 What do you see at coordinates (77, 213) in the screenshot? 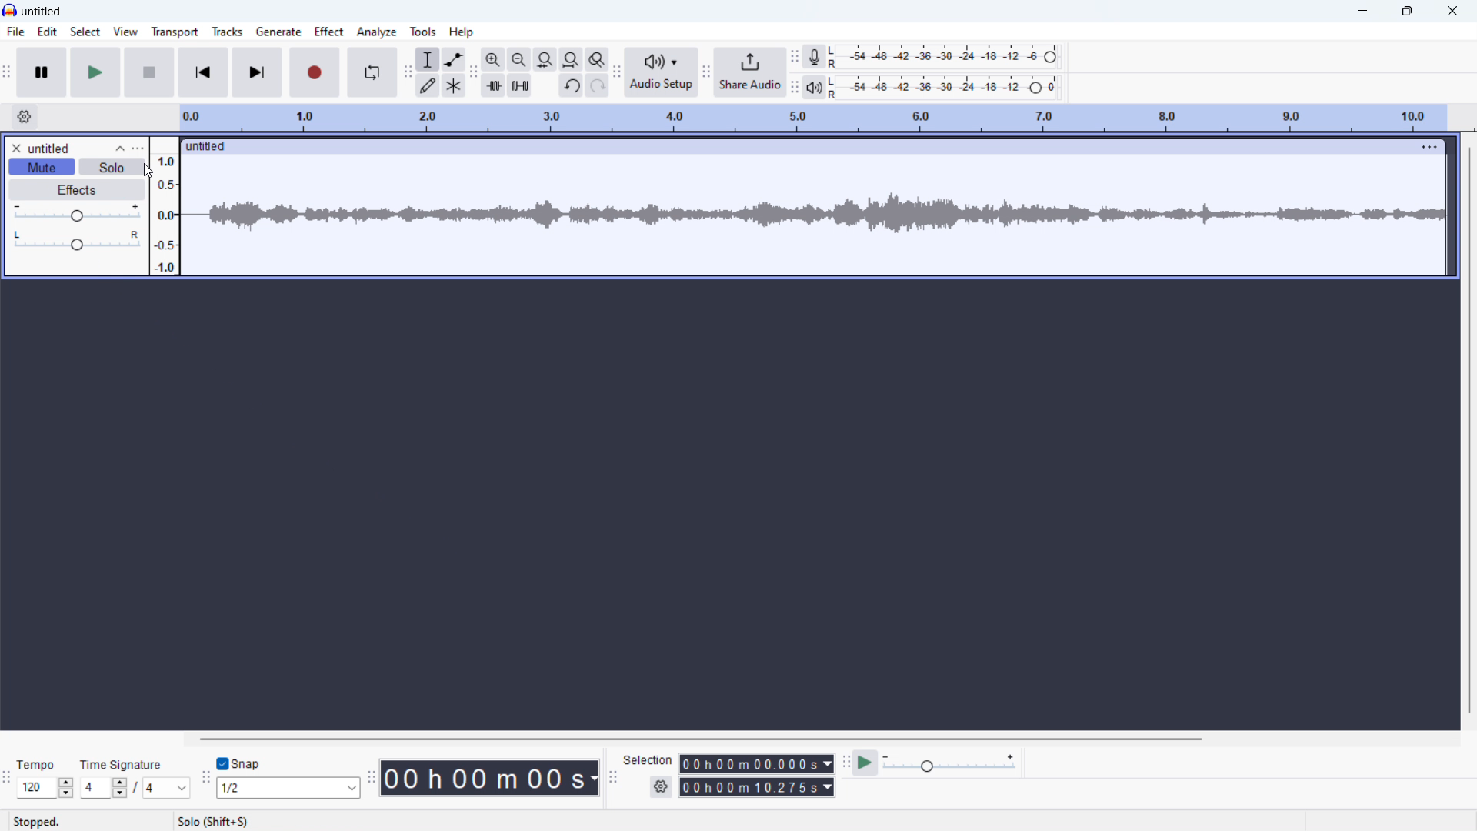
I see `gain` at bounding box center [77, 213].